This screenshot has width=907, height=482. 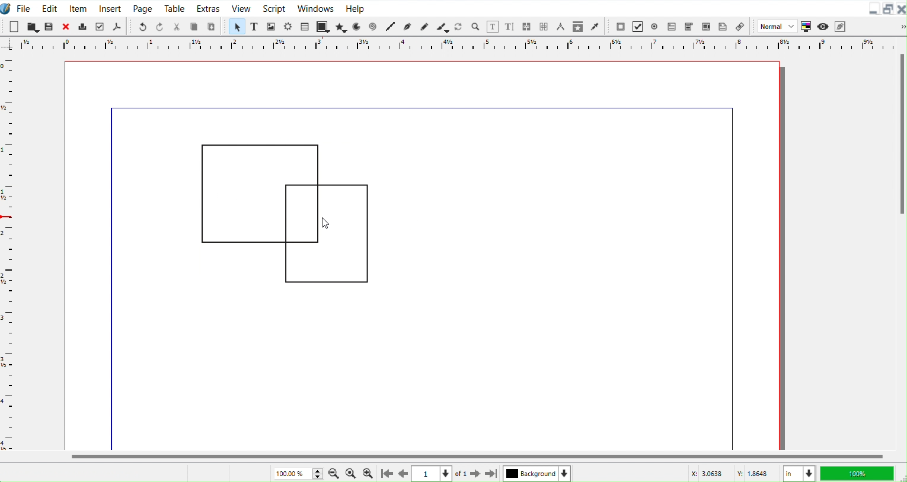 I want to click on Vertical Scroll Bar, so click(x=900, y=242).